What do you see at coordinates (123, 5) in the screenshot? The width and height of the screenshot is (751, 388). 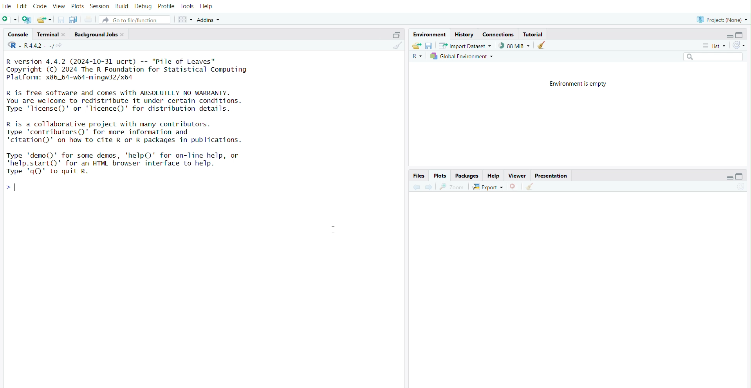 I see `build` at bounding box center [123, 5].